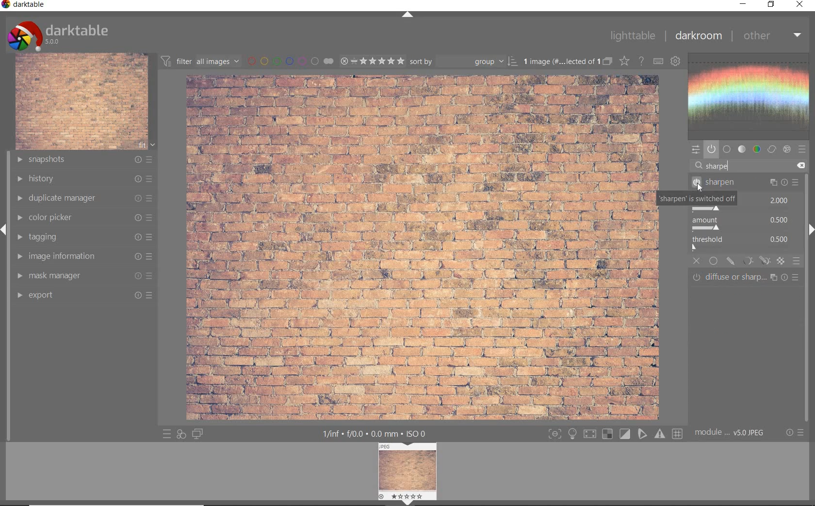 The image size is (815, 506). Describe the element at coordinates (200, 60) in the screenshot. I see `filter all images` at that location.